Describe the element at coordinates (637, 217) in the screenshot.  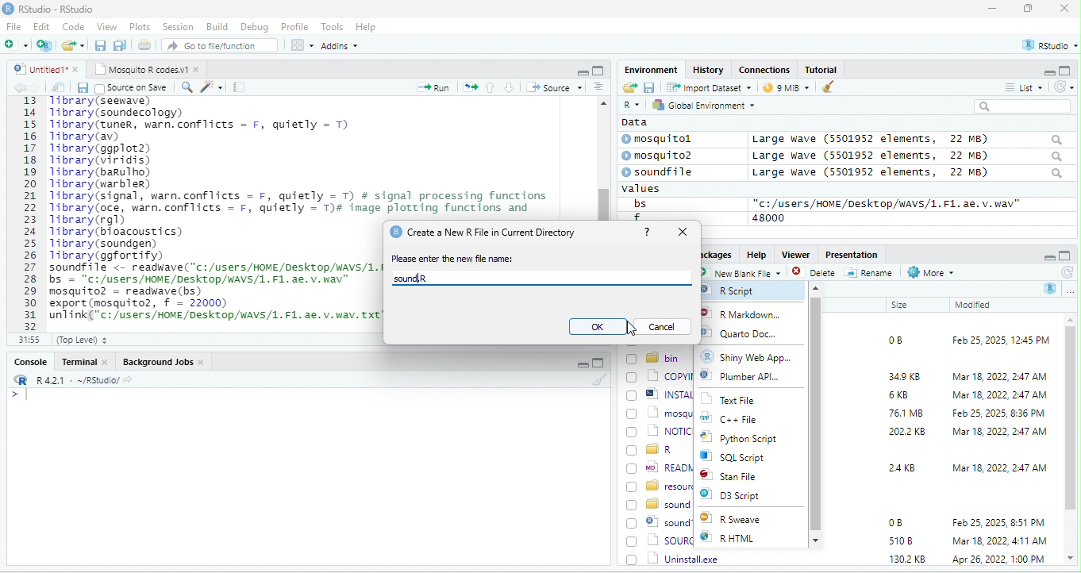
I see `f` at that location.